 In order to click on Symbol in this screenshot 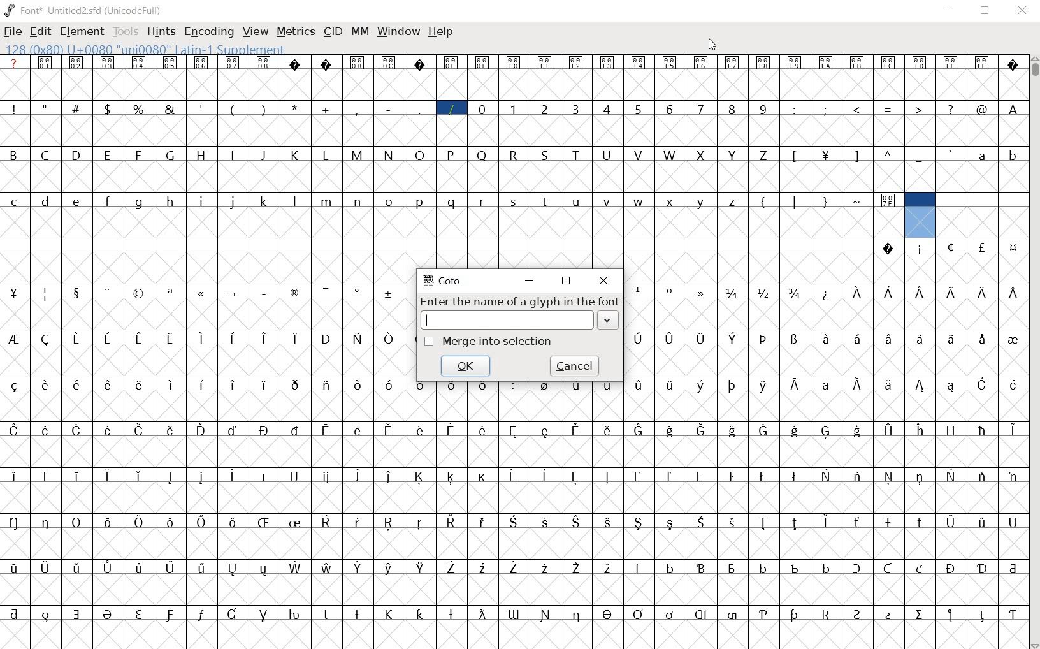, I will do `click(483, 568)`.